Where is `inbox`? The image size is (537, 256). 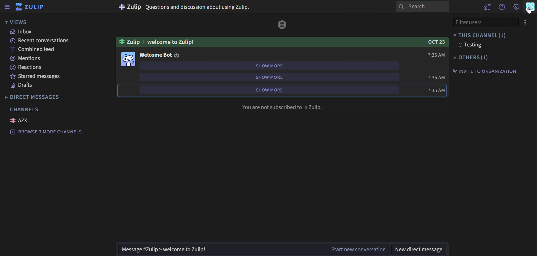 inbox is located at coordinates (22, 33).